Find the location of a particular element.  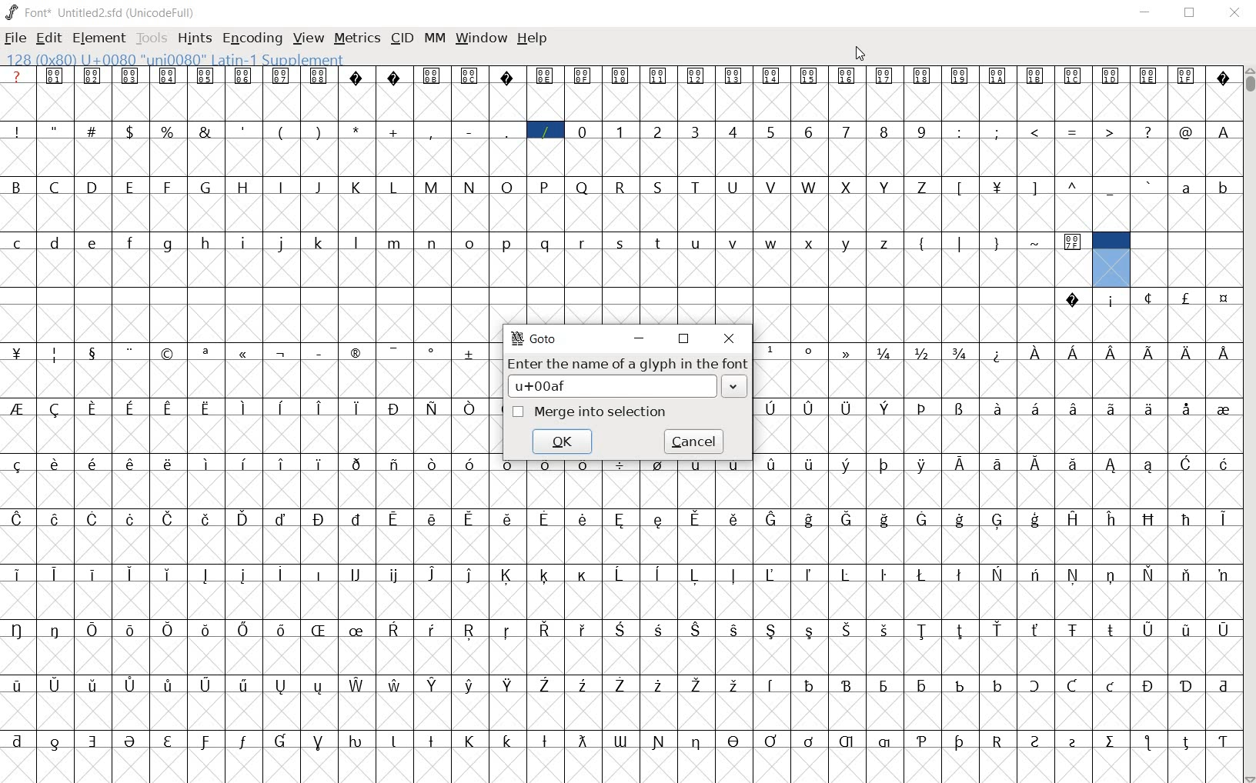

edit is located at coordinates (48, 38).